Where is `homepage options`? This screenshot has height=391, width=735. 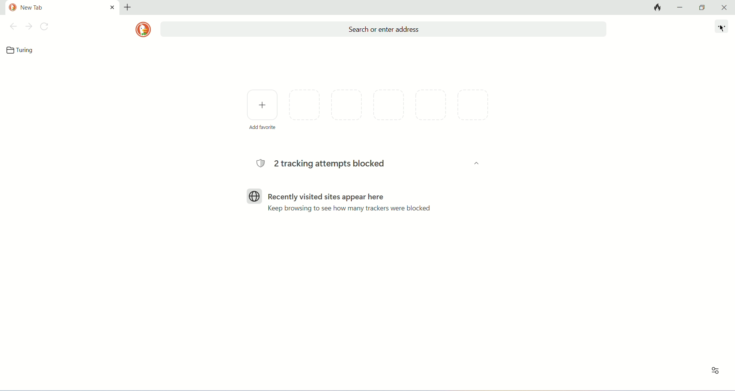 homepage options is located at coordinates (715, 371).